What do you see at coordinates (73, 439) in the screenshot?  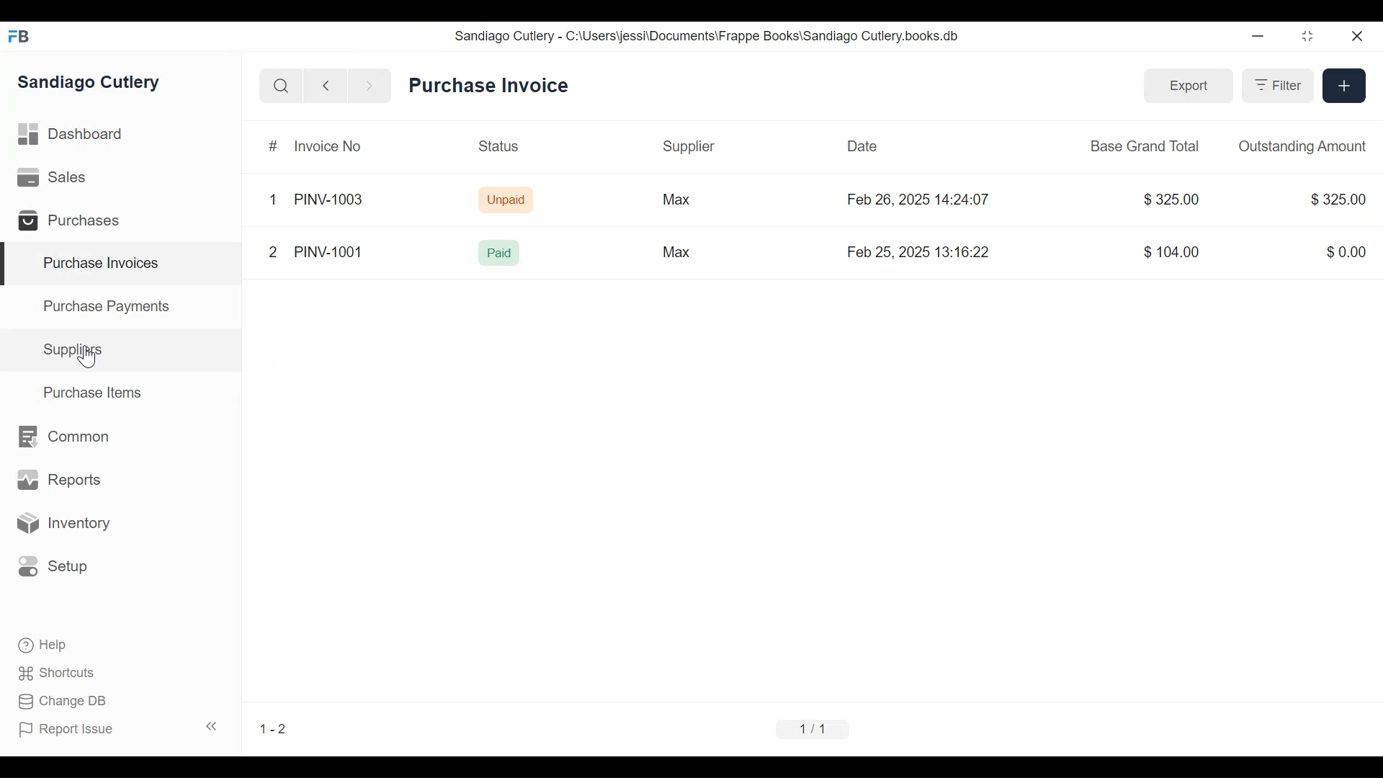 I see `Common` at bounding box center [73, 439].